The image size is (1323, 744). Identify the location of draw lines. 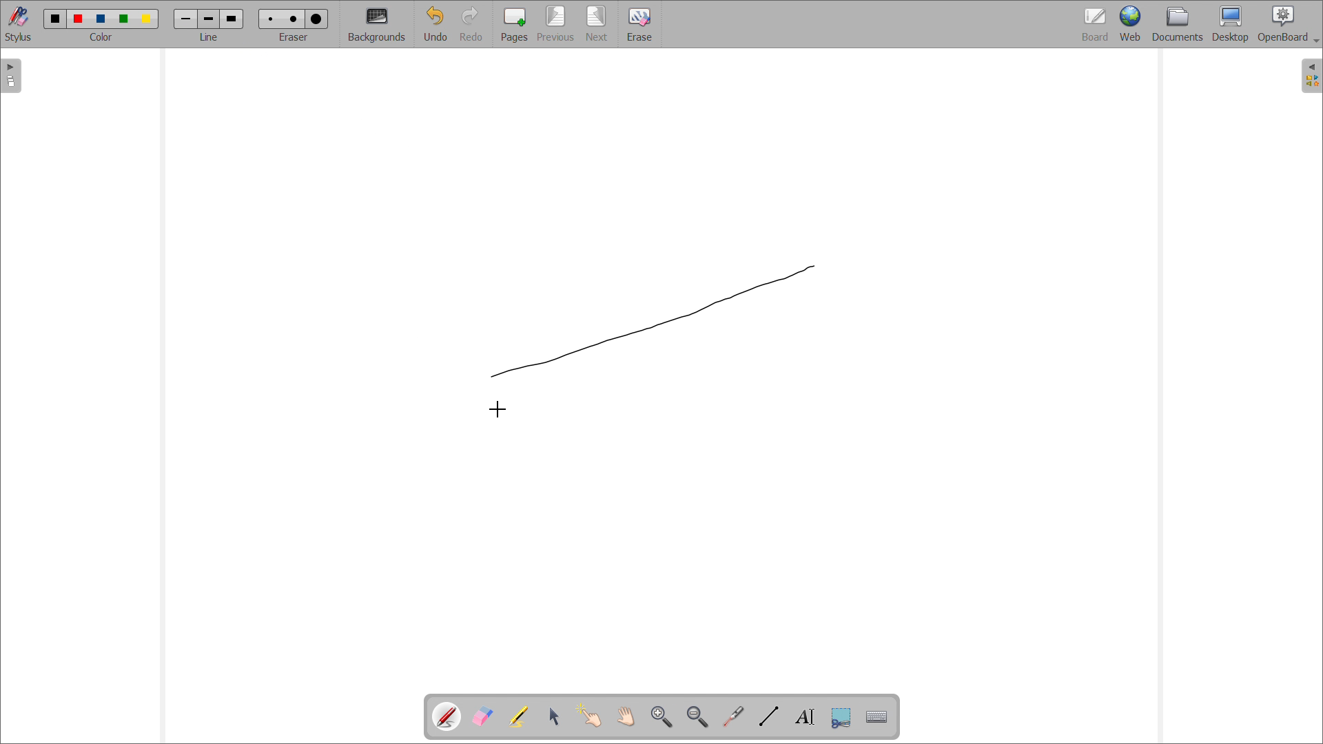
(769, 716).